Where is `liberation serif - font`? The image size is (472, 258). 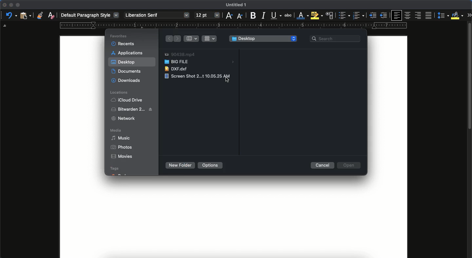
liberation serif - font is located at coordinates (156, 14).